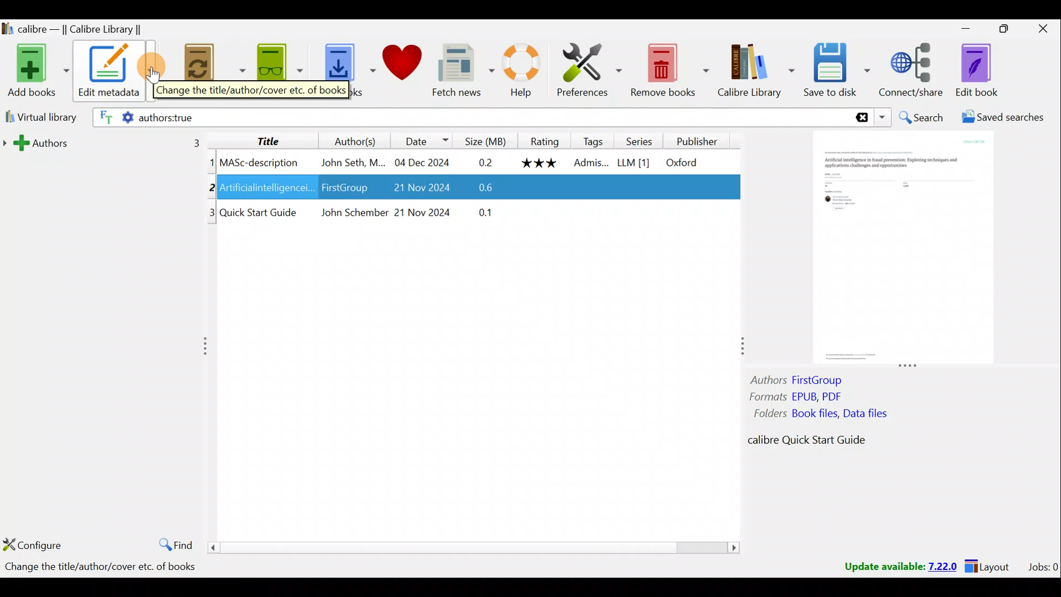 The width and height of the screenshot is (1061, 597). I want to click on Fetch news, so click(456, 70).